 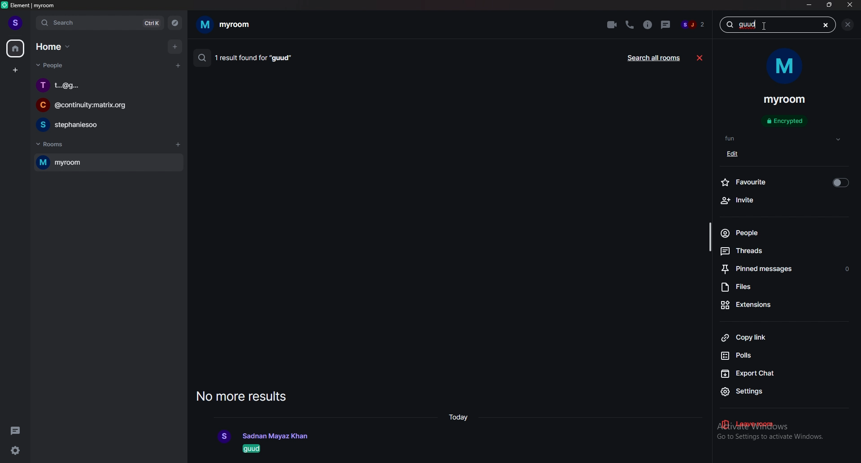 What do you see at coordinates (663, 25) in the screenshot?
I see `threads` at bounding box center [663, 25].